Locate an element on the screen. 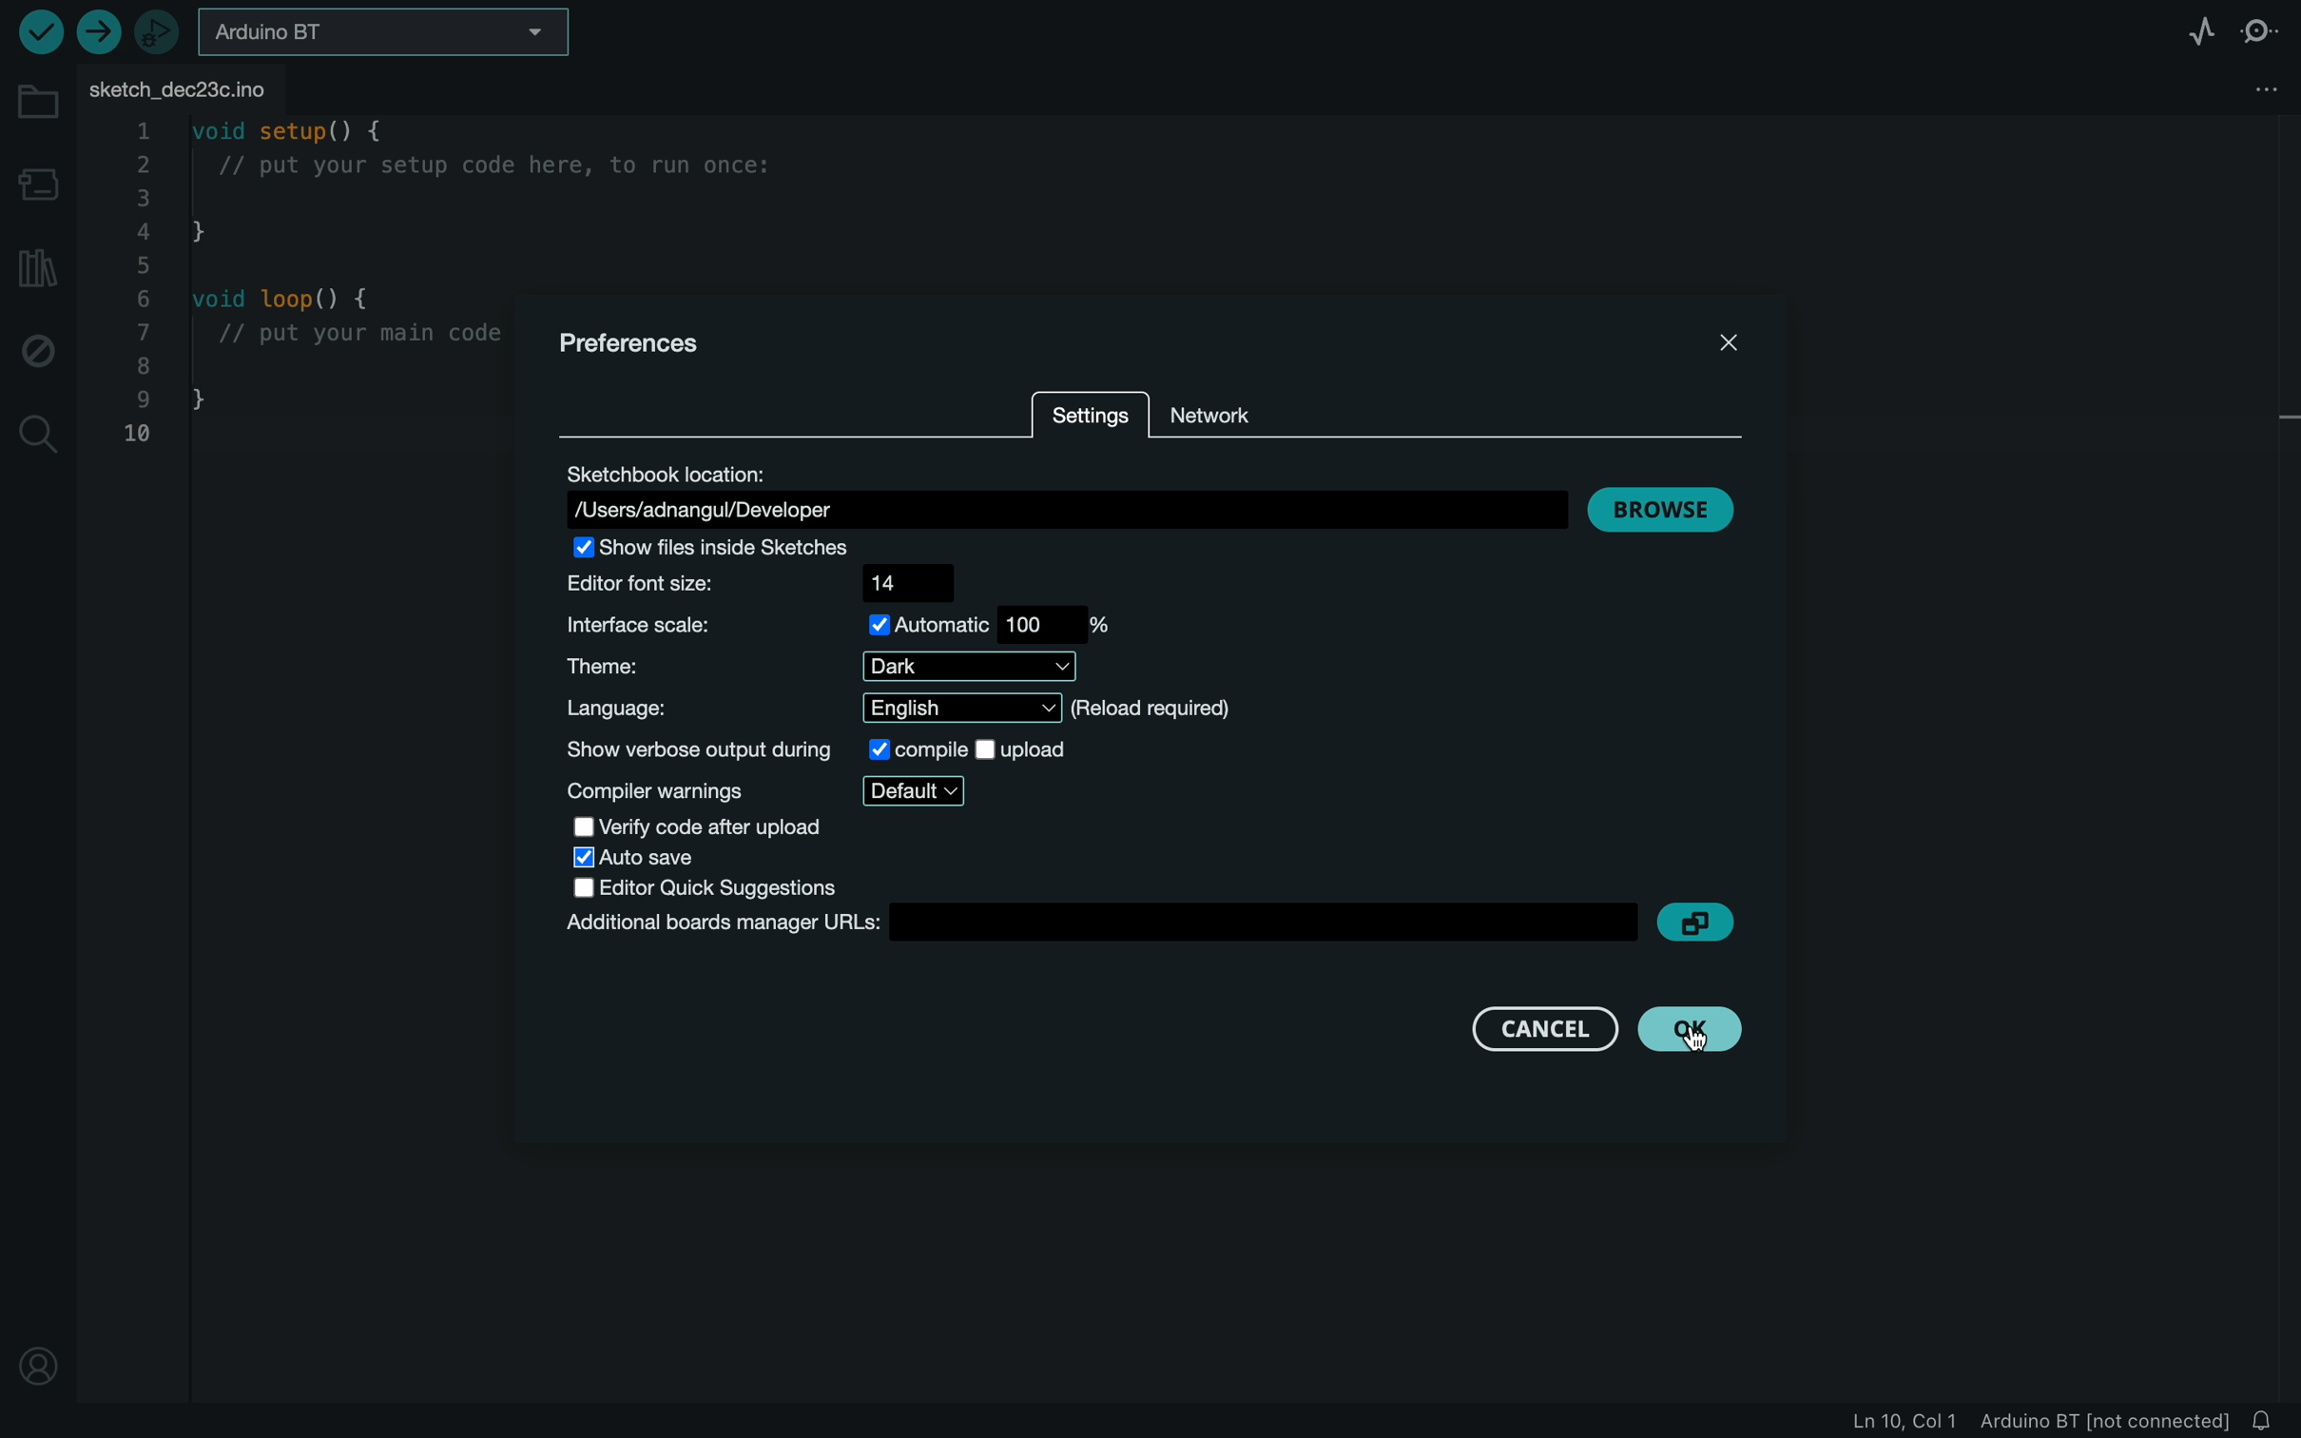  copy is located at coordinates (1694, 922).